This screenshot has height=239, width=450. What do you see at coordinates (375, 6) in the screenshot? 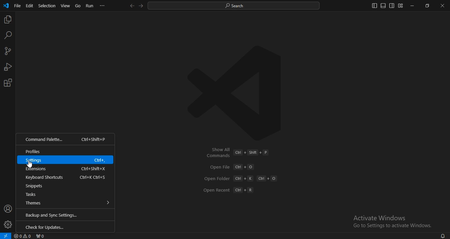
I see `toggle primary sidebar` at bounding box center [375, 6].